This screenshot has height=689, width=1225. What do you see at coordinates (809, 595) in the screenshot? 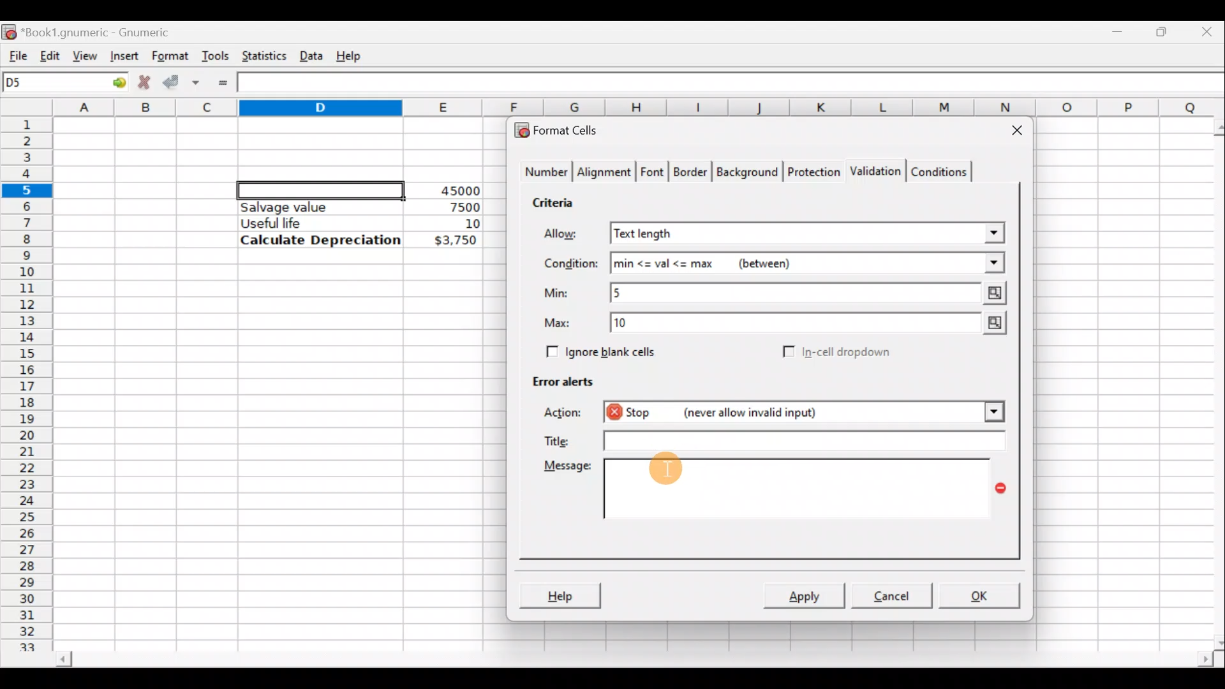
I see `Apply` at bounding box center [809, 595].